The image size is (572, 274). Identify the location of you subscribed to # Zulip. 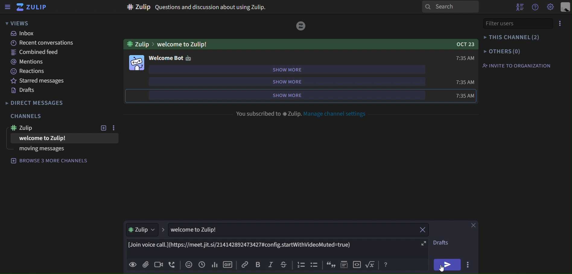
(268, 113).